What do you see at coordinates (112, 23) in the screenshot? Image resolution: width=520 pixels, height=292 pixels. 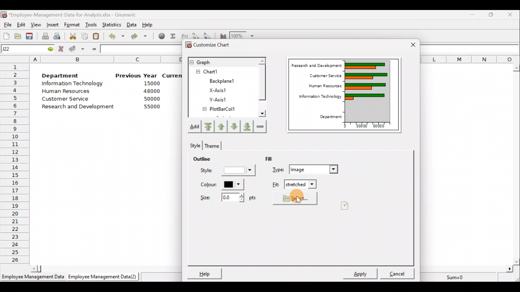 I see `Statistics` at bounding box center [112, 23].